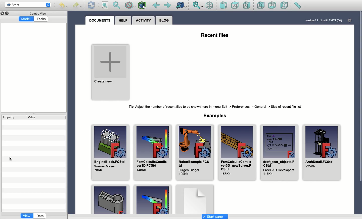  I want to click on cursor, so click(11, 159).